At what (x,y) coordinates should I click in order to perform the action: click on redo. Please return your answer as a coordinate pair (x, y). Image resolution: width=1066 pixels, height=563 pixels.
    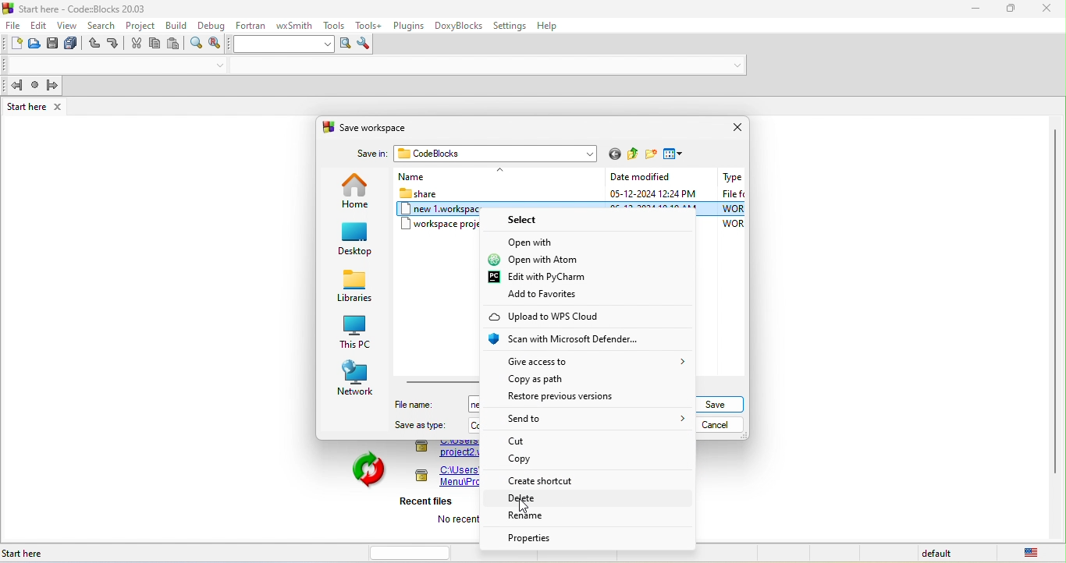
    Looking at the image, I should click on (115, 44).